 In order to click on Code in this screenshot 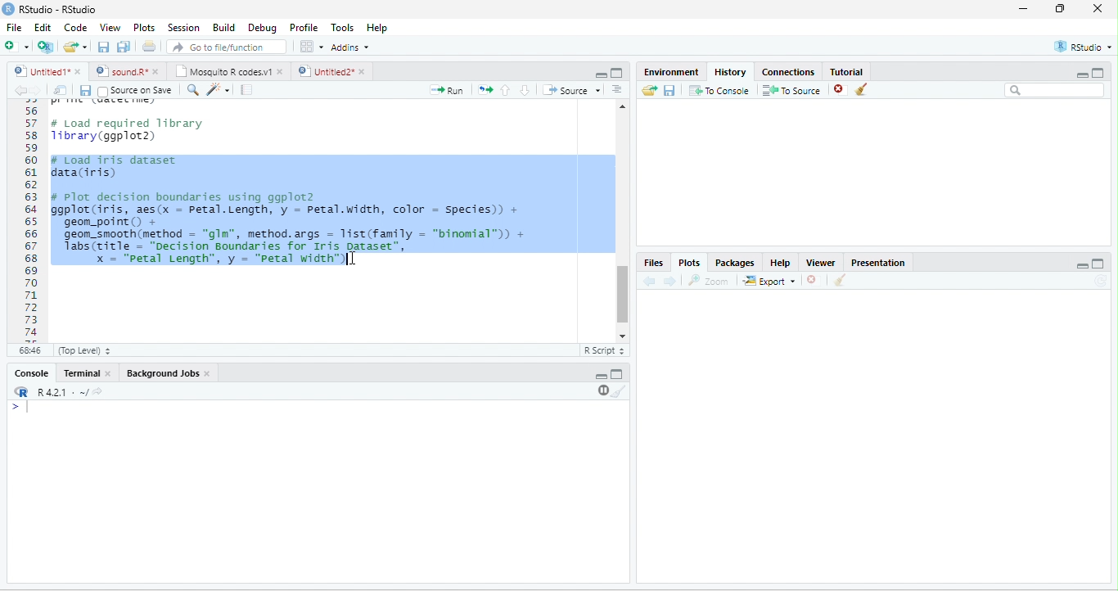, I will do `click(75, 27)`.